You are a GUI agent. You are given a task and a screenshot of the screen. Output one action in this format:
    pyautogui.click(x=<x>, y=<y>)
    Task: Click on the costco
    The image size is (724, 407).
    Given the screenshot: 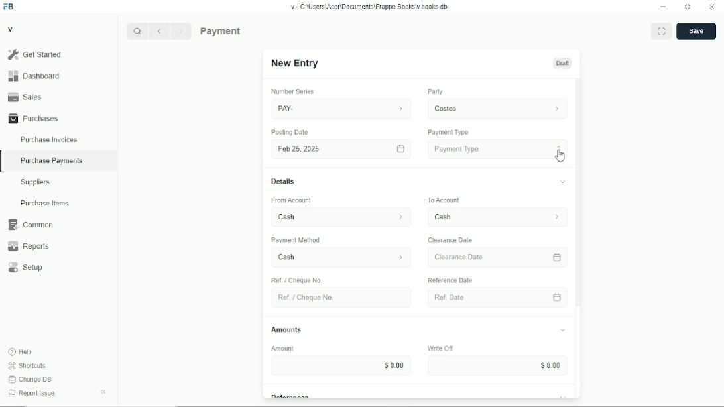 What is the action you would take?
    pyautogui.click(x=498, y=107)
    